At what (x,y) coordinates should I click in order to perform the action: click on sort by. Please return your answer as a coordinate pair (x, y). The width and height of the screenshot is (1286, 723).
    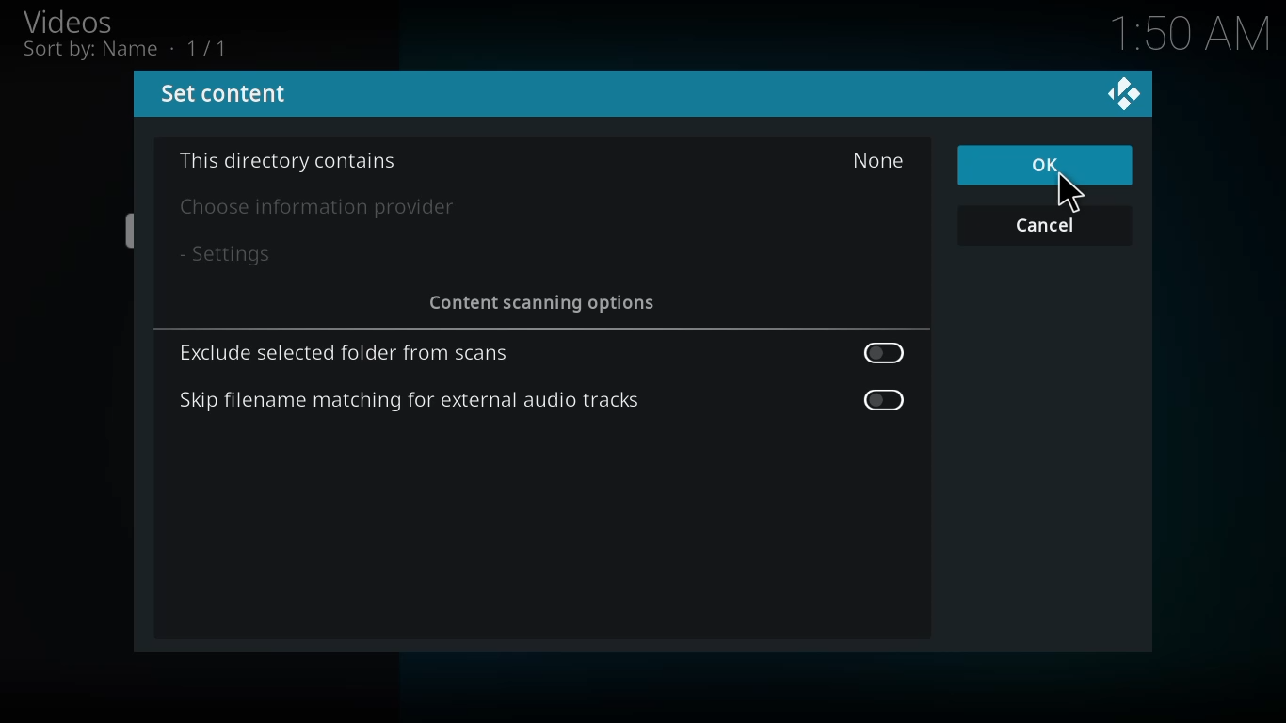
    Looking at the image, I should click on (143, 48).